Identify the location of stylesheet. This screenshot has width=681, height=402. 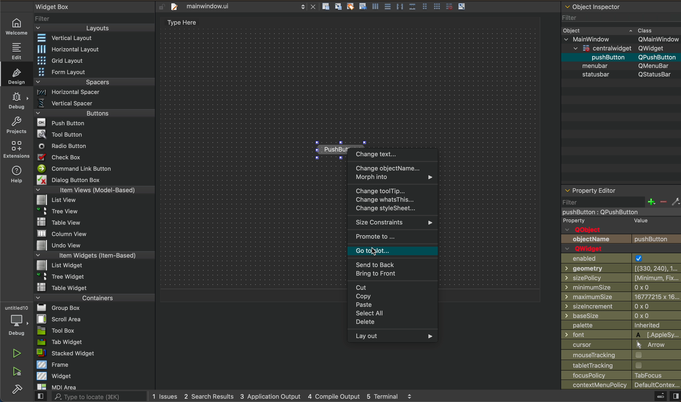
(394, 210).